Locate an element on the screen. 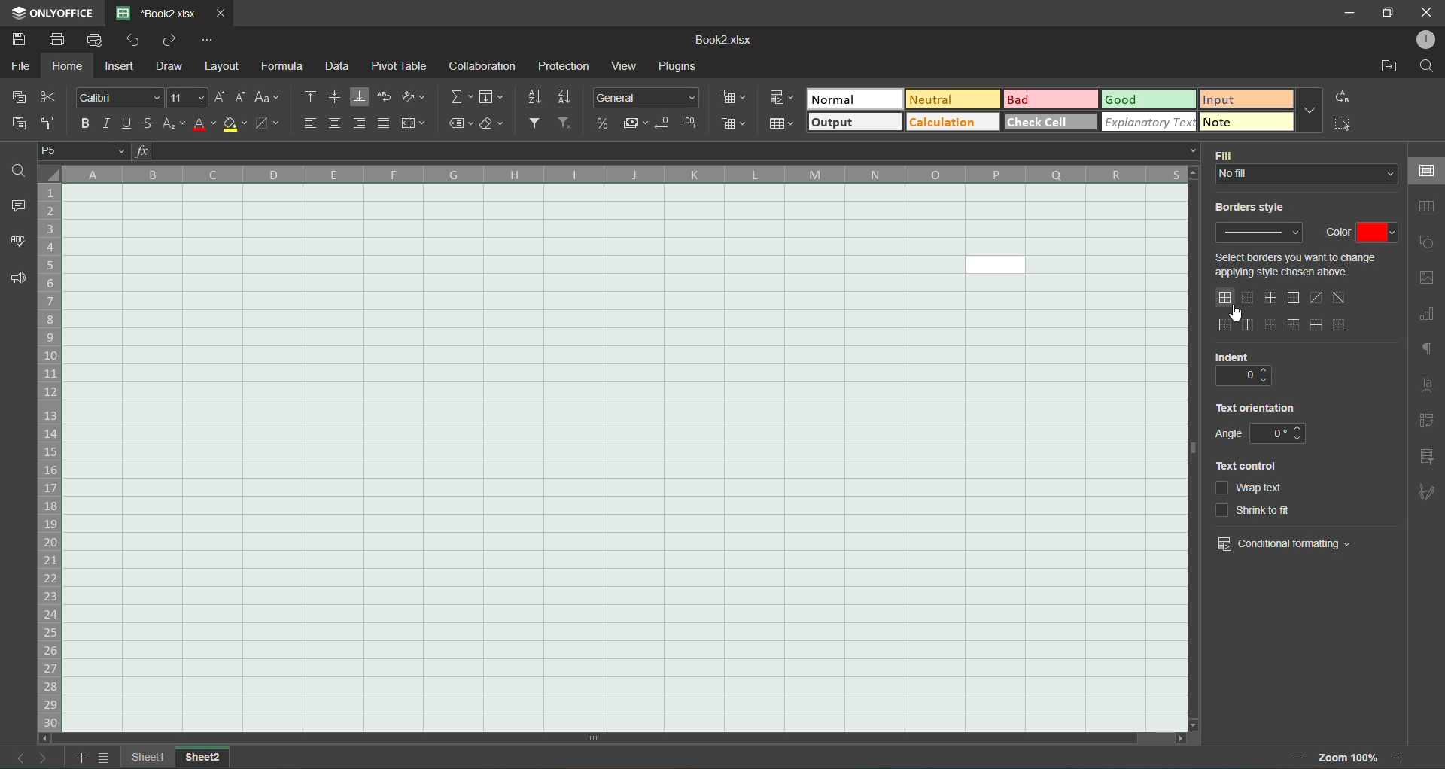 Image resolution: width=1445 pixels, height=769 pixels. neutral is located at coordinates (956, 100).